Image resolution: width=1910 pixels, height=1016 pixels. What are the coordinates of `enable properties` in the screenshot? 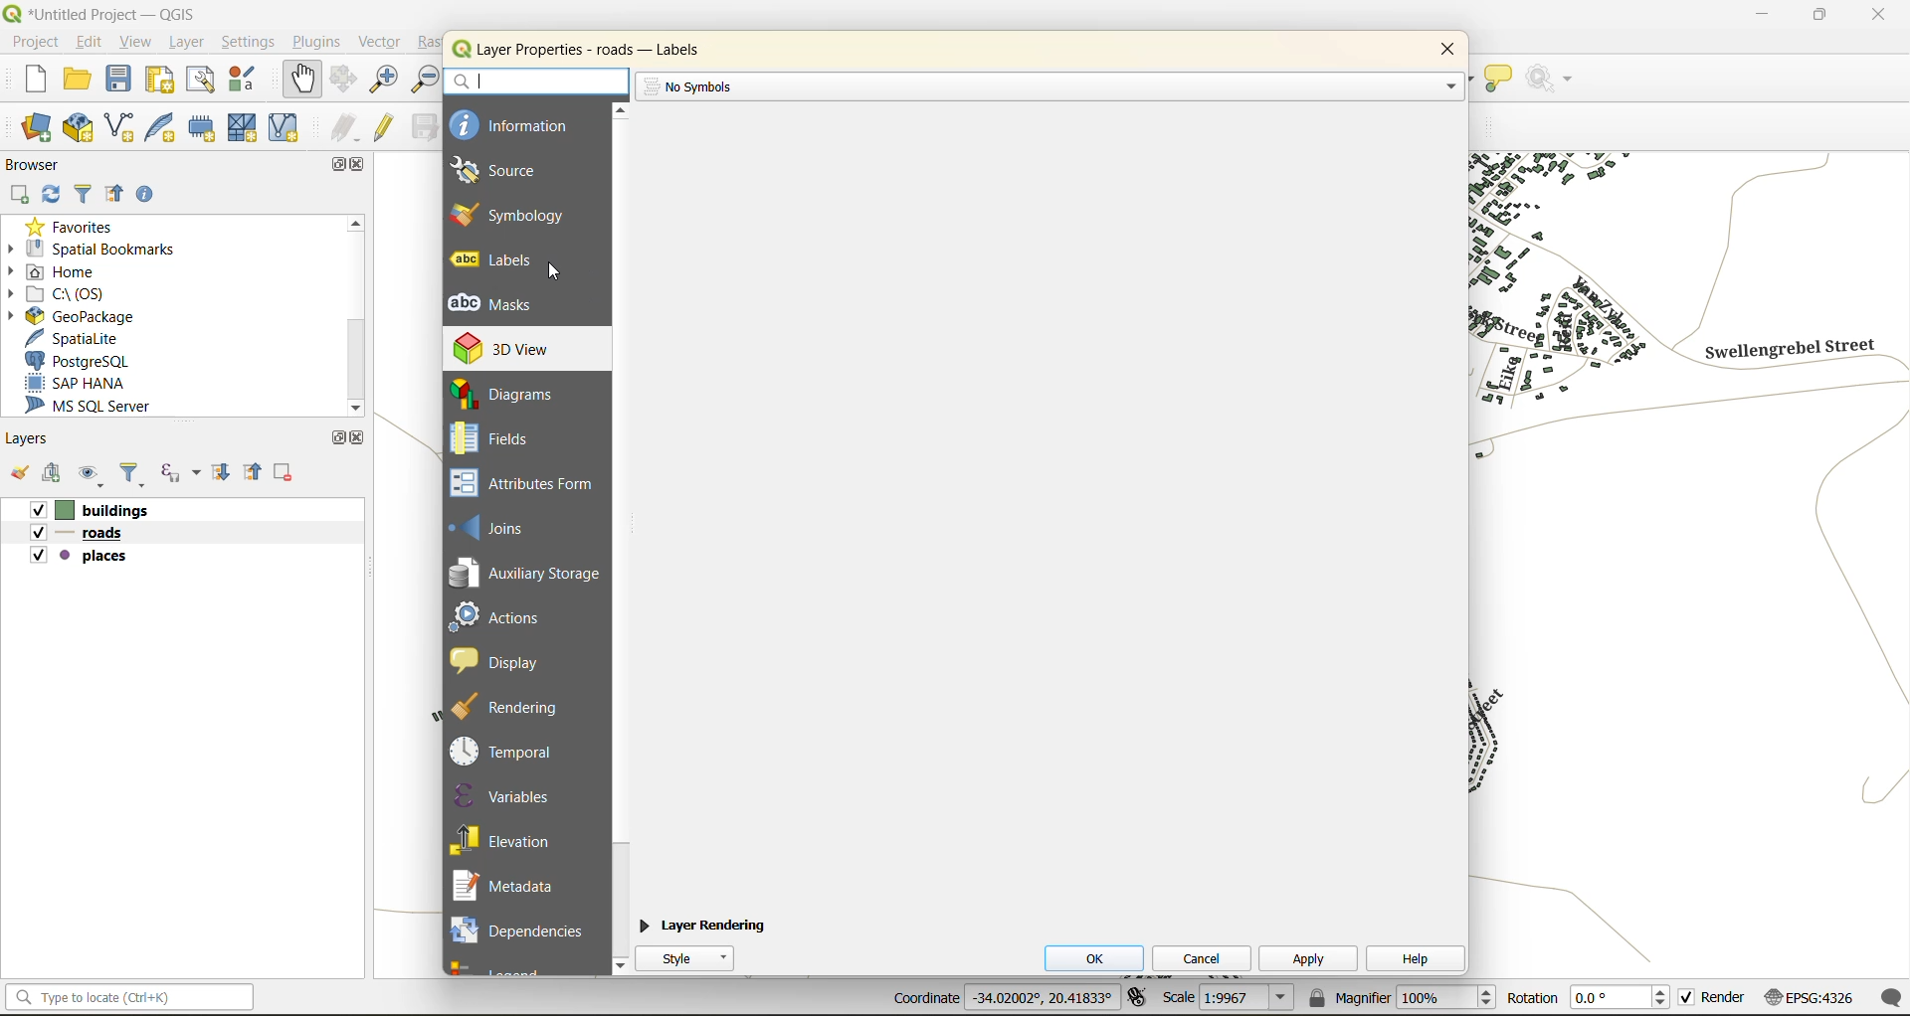 It's located at (148, 195).